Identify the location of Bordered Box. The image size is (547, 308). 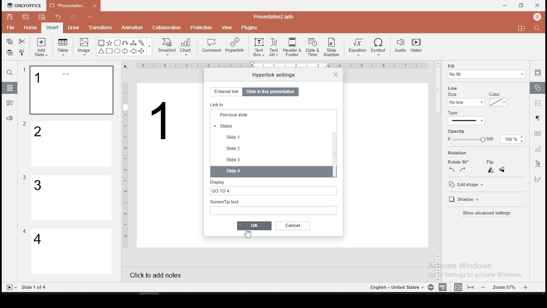
(101, 43).